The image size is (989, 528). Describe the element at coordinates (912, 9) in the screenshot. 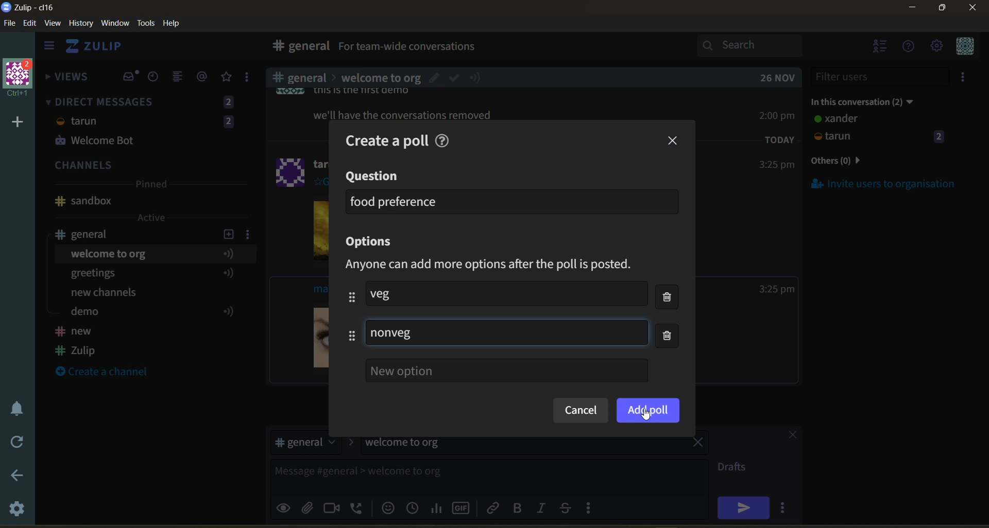

I see `minimize` at that location.